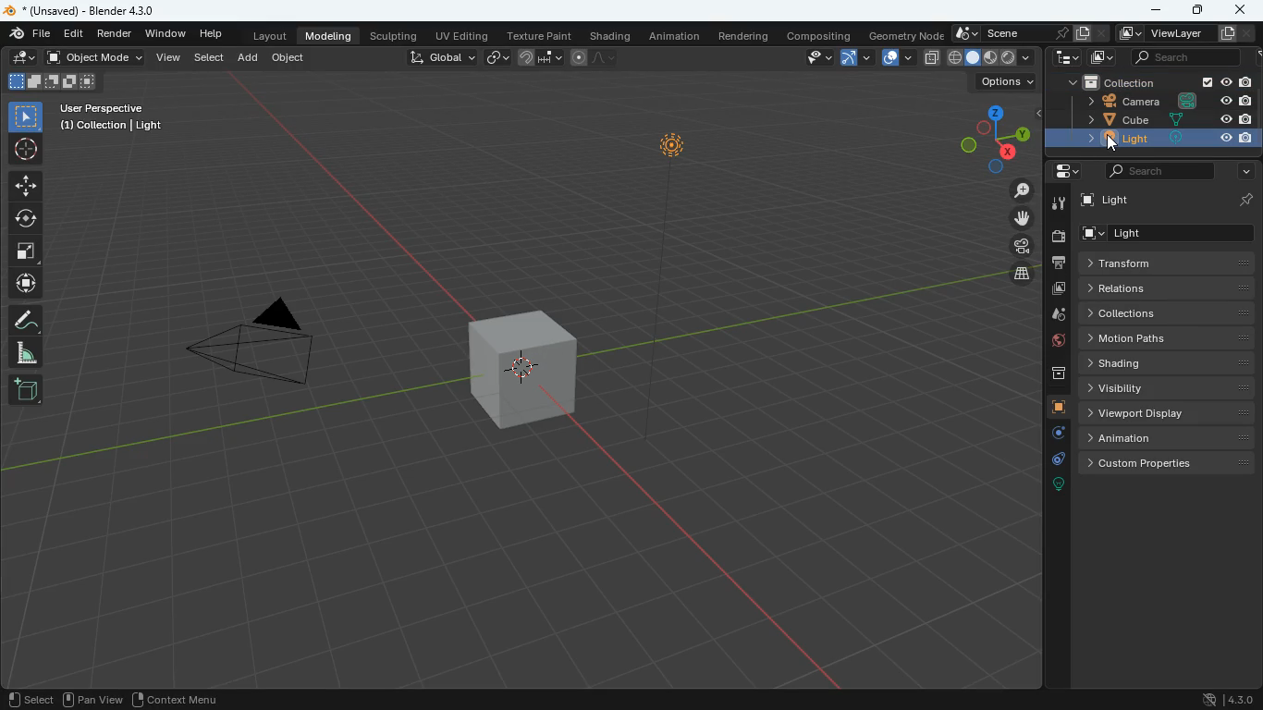 Image resolution: width=1263 pixels, height=710 pixels. I want to click on close, so click(1239, 8).